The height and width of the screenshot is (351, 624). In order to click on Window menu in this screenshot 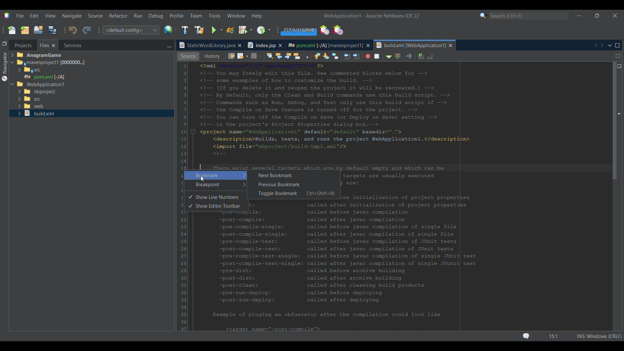, I will do `click(236, 16)`.